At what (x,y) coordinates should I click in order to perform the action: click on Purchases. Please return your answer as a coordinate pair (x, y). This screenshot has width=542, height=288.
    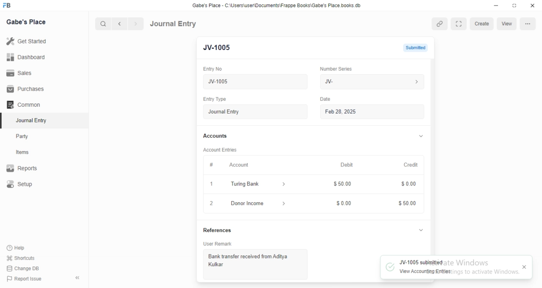
    Looking at the image, I should click on (27, 89).